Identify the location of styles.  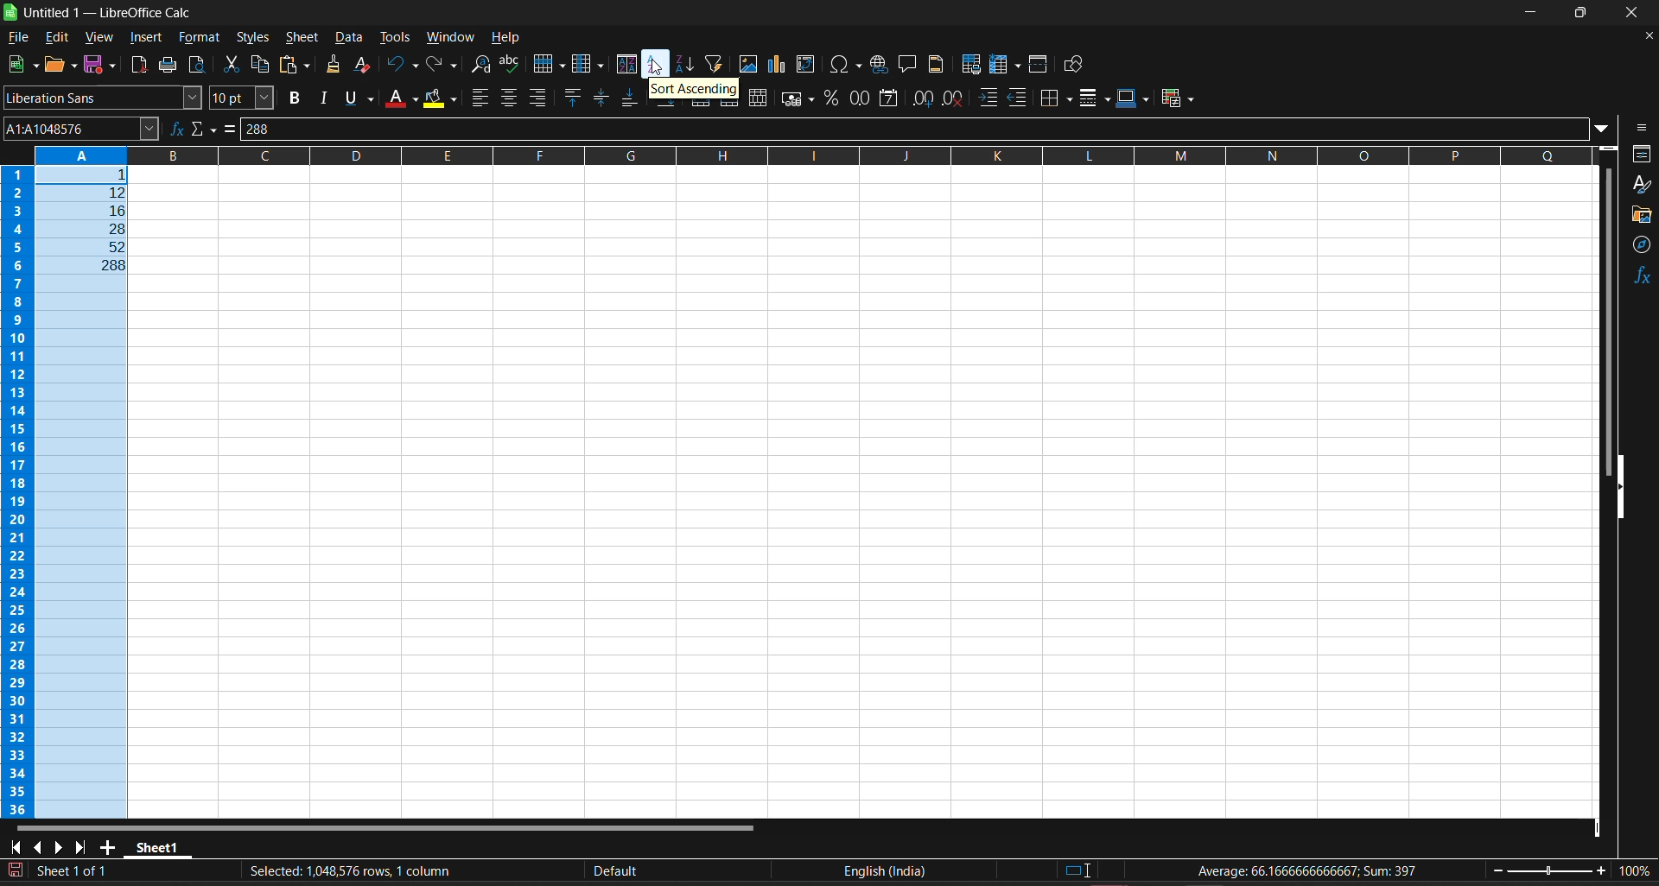
(251, 39).